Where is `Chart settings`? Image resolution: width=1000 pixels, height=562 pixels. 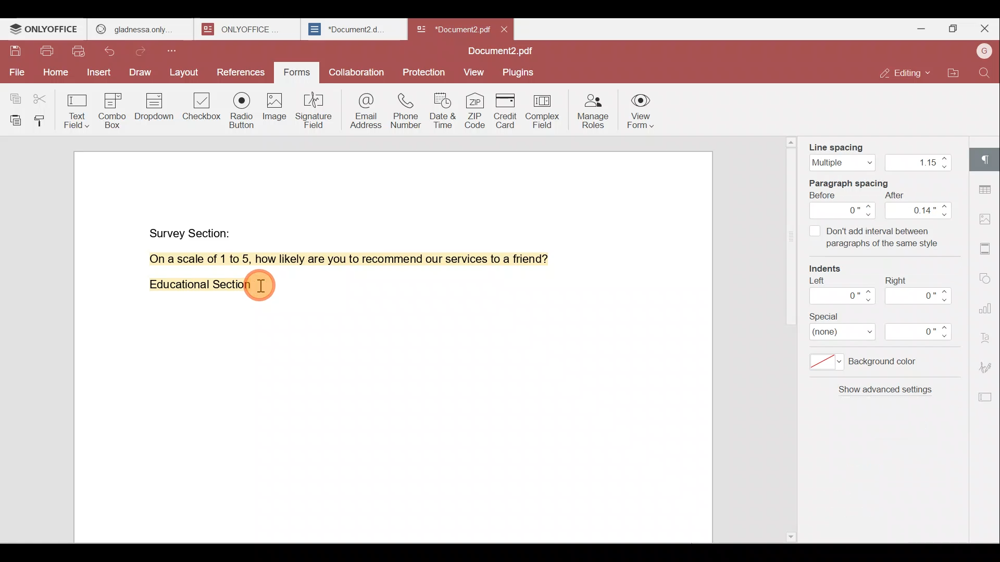
Chart settings is located at coordinates (988, 303).